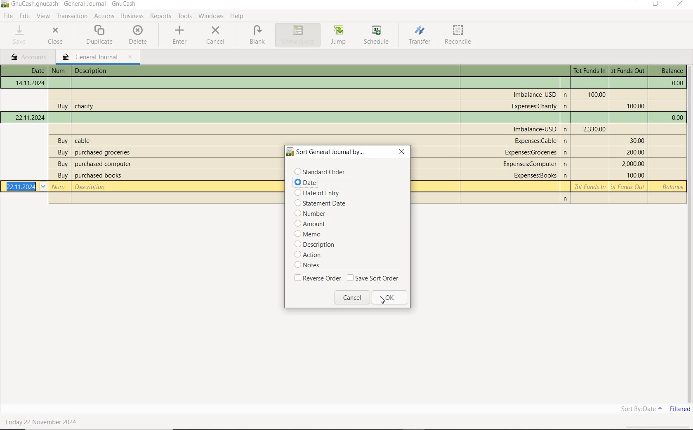  What do you see at coordinates (671, 187) in the screenshot?
I see `balance` at bounding box center [671, 187].